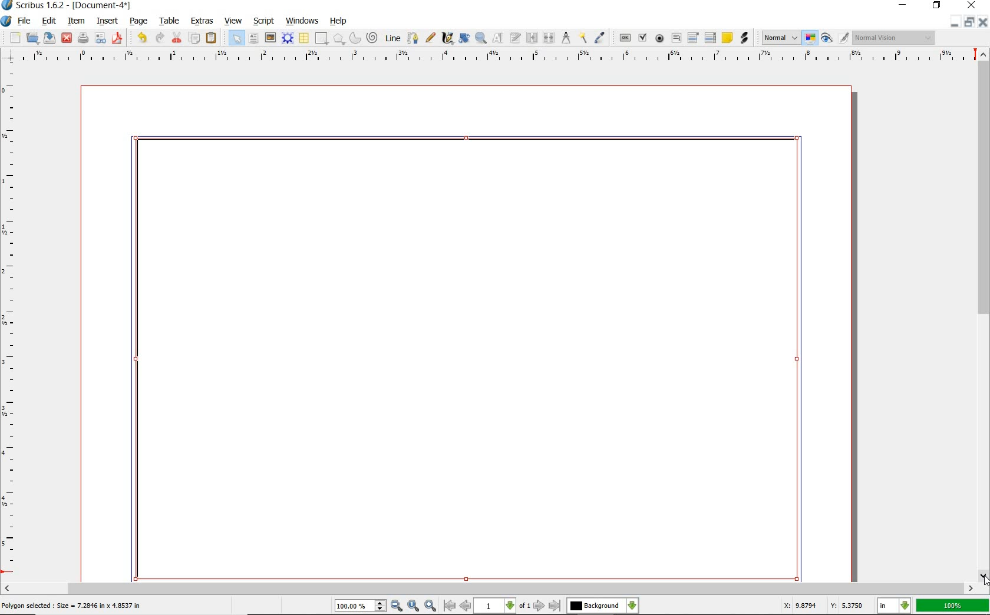 The width and height of the screenshot is (990, 615). I want to click on pdf radio button, so click(658, 39).